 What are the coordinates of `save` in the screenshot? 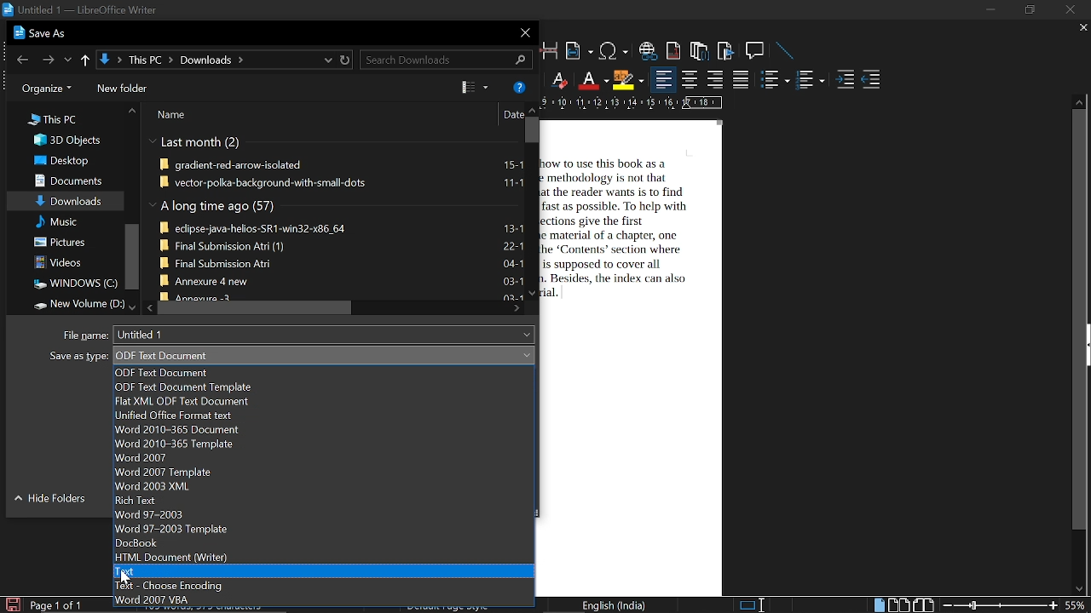 It's located at (12, 604).